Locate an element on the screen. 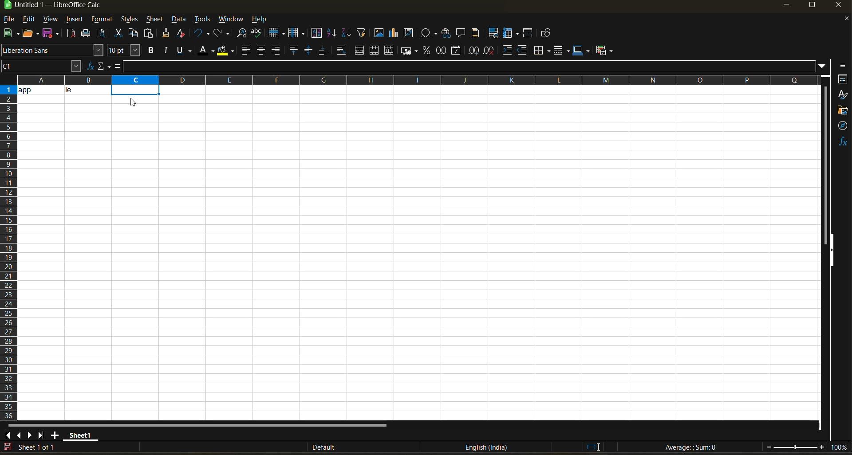 The image size is (852, 455). cursor is located at coordinates (133, 102).